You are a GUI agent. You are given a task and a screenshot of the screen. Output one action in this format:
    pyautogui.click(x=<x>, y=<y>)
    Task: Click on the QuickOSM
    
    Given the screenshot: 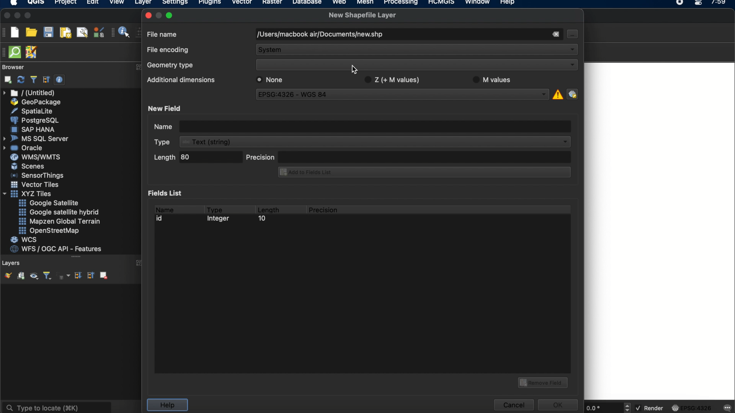 What is the action you would take?
    pyautogui.click(x=16, y=52)
    